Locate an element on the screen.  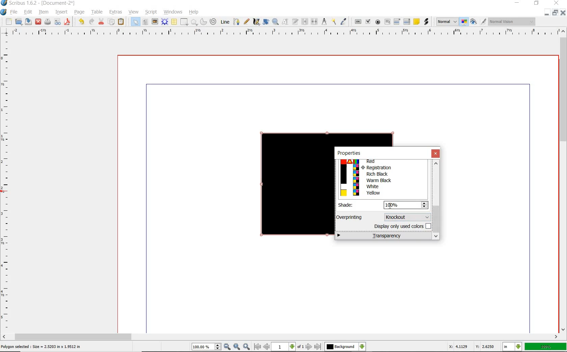
table is located at coordinates (97, 12).